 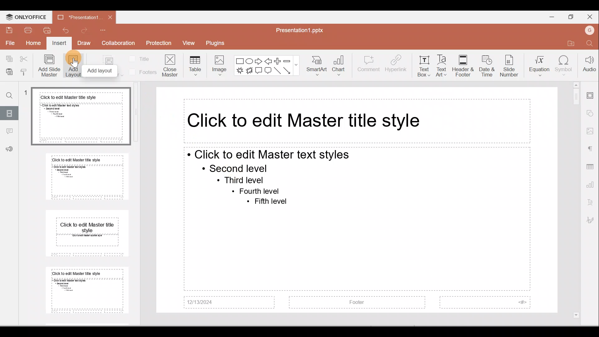 What do you see at coordinates (565, 67) in the screenshot?
I see `Symbol` at bounding box center [565, 67].